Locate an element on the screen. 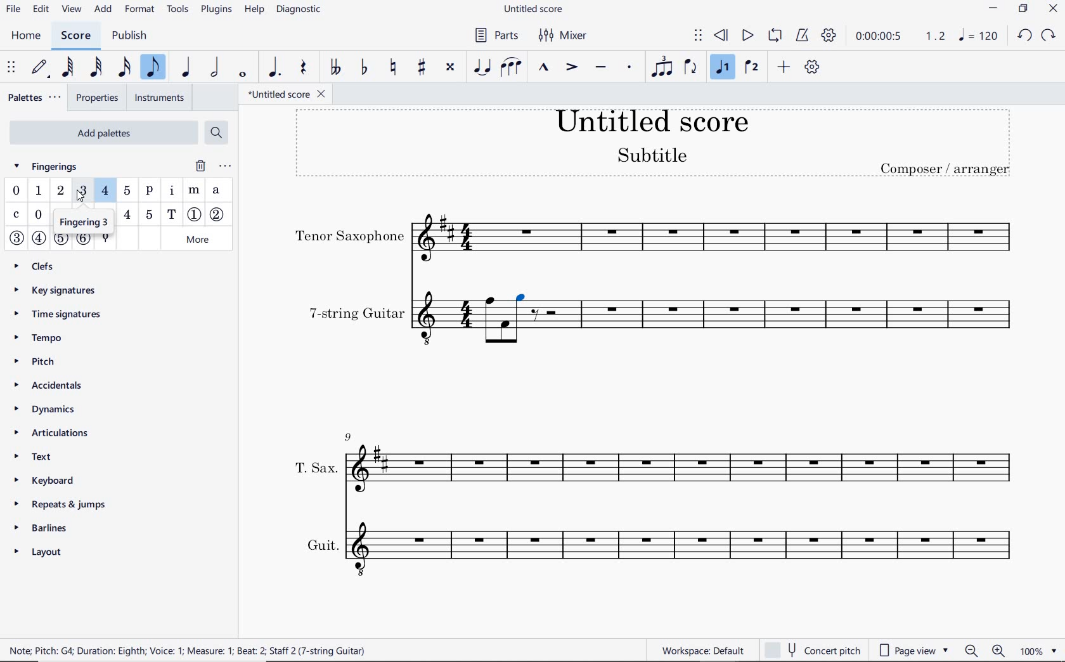 This screenshot has width=1065, height=662. ZOOM FACTOR is located at coordinates (1040, 650).